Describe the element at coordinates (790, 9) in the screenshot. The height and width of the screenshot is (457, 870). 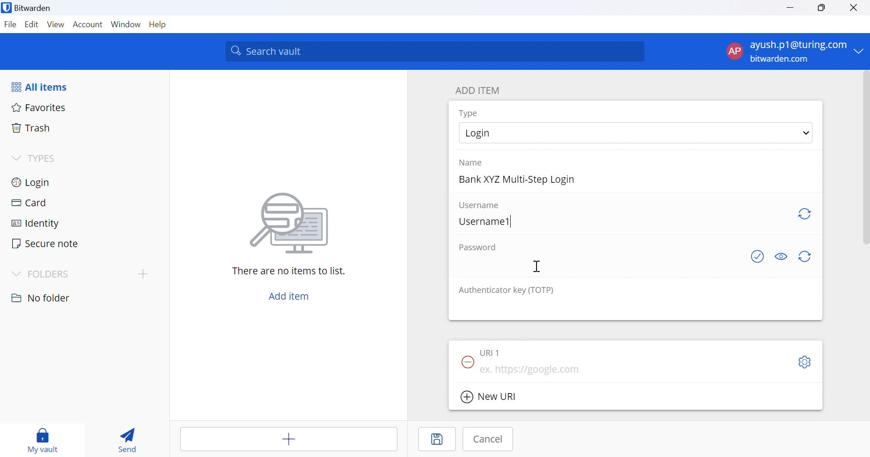
I see `Minimize` at that location.